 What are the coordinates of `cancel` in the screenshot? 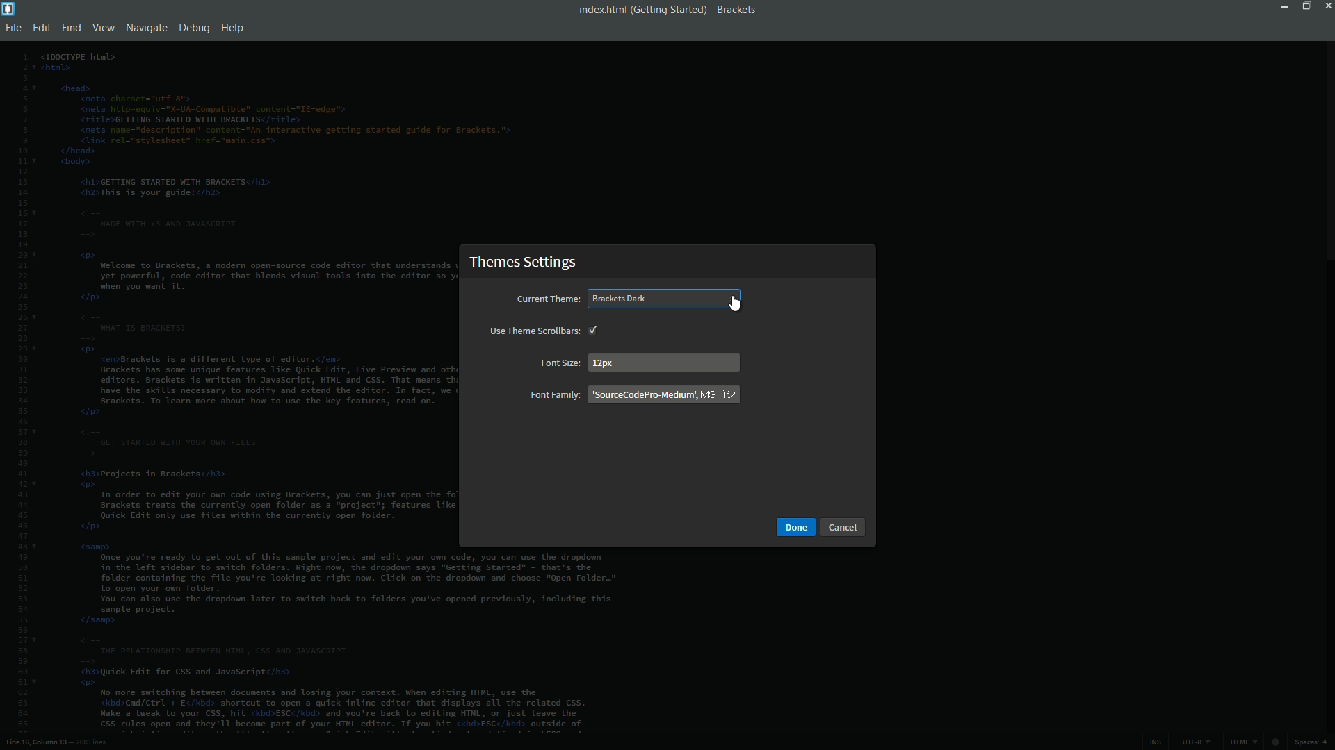 It's located at (843, 526).